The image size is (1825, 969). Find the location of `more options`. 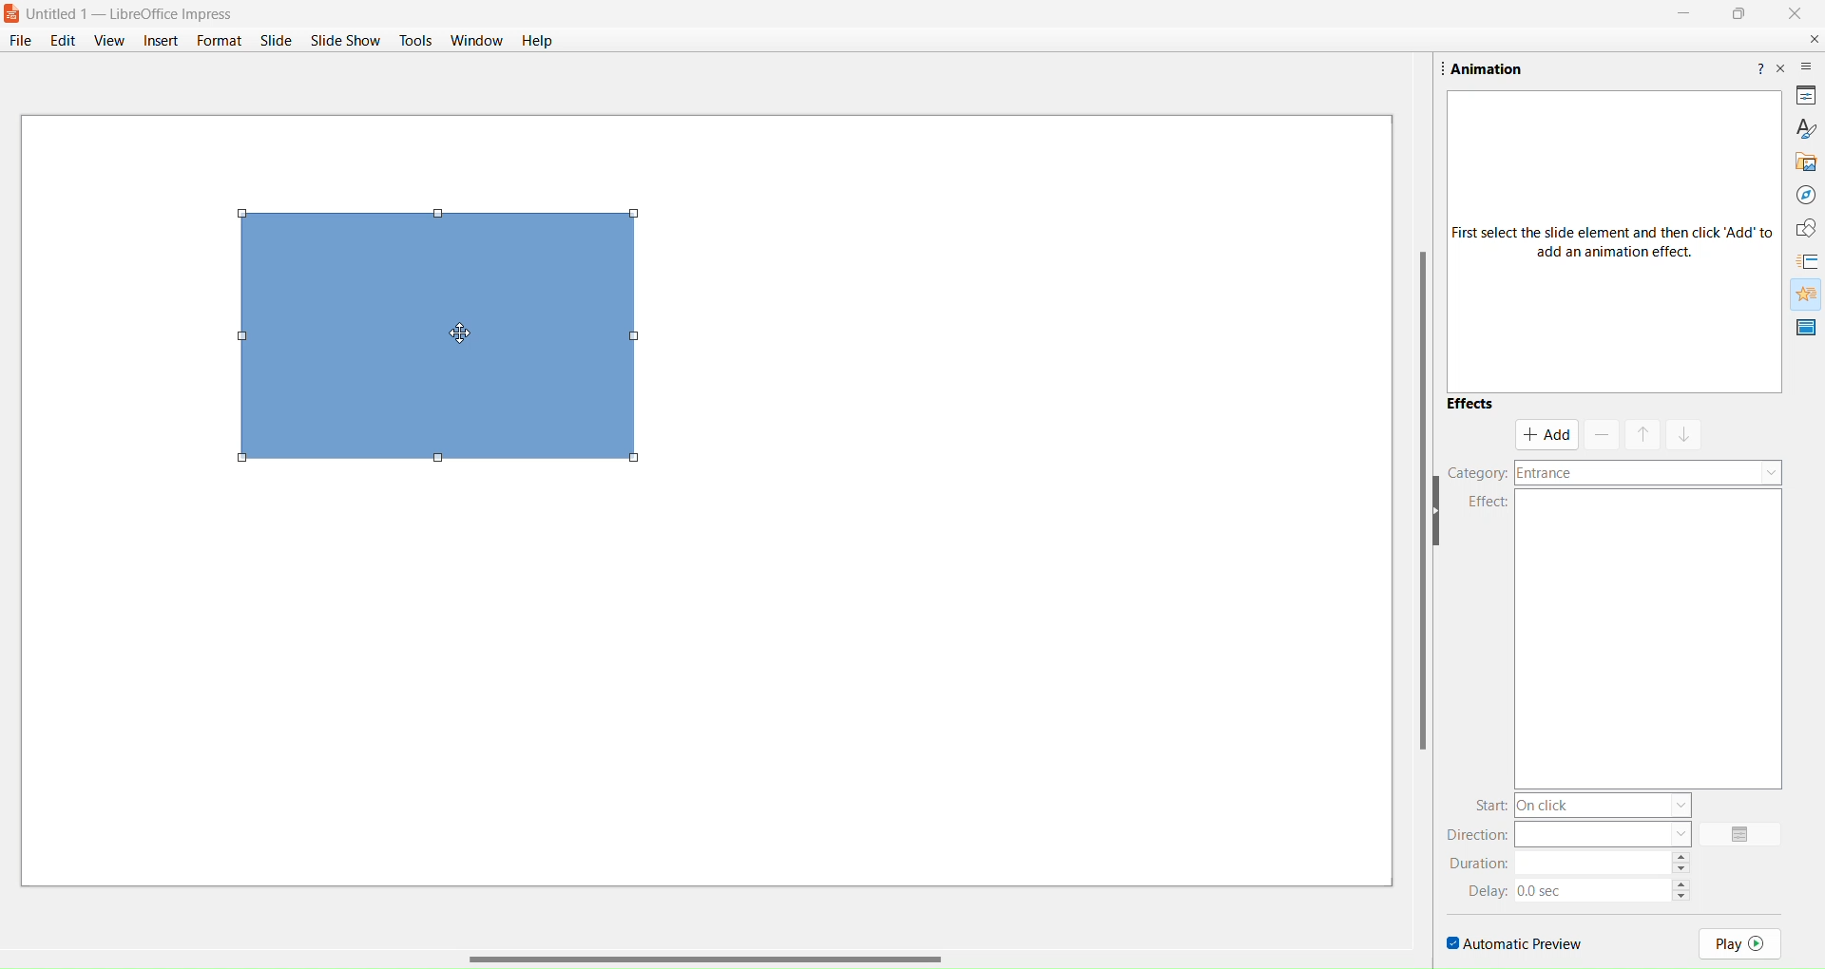

more options is located at coordinates (1807, 66).